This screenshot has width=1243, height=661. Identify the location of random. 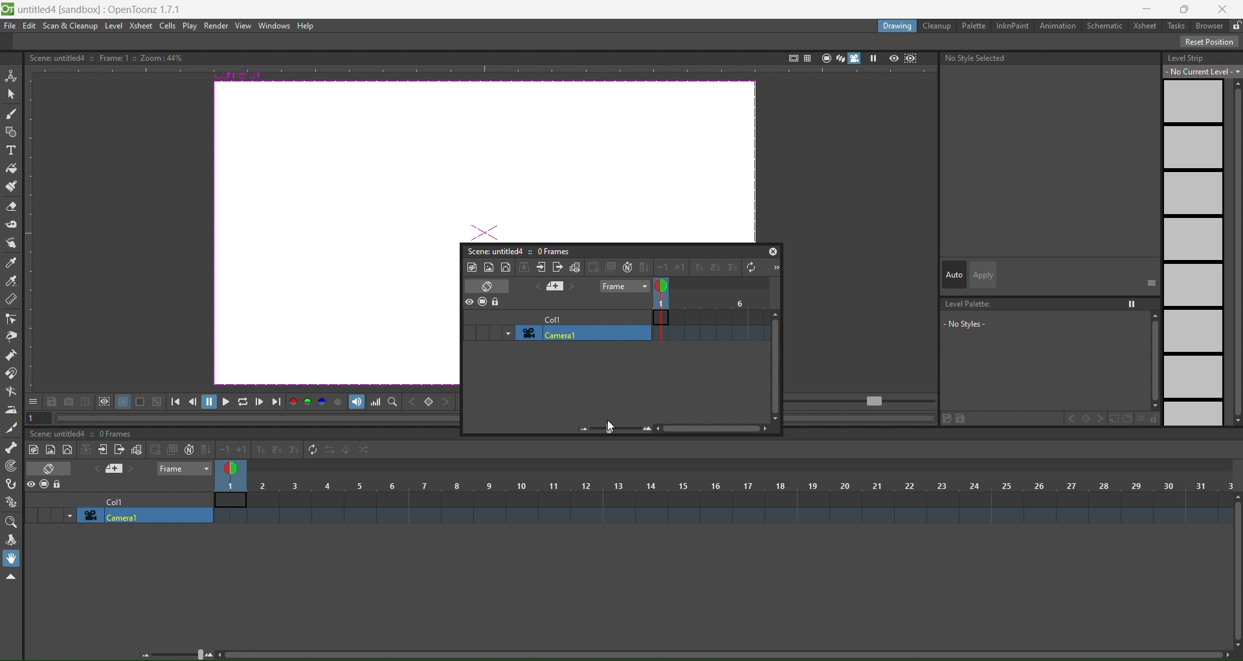
(365, 450).